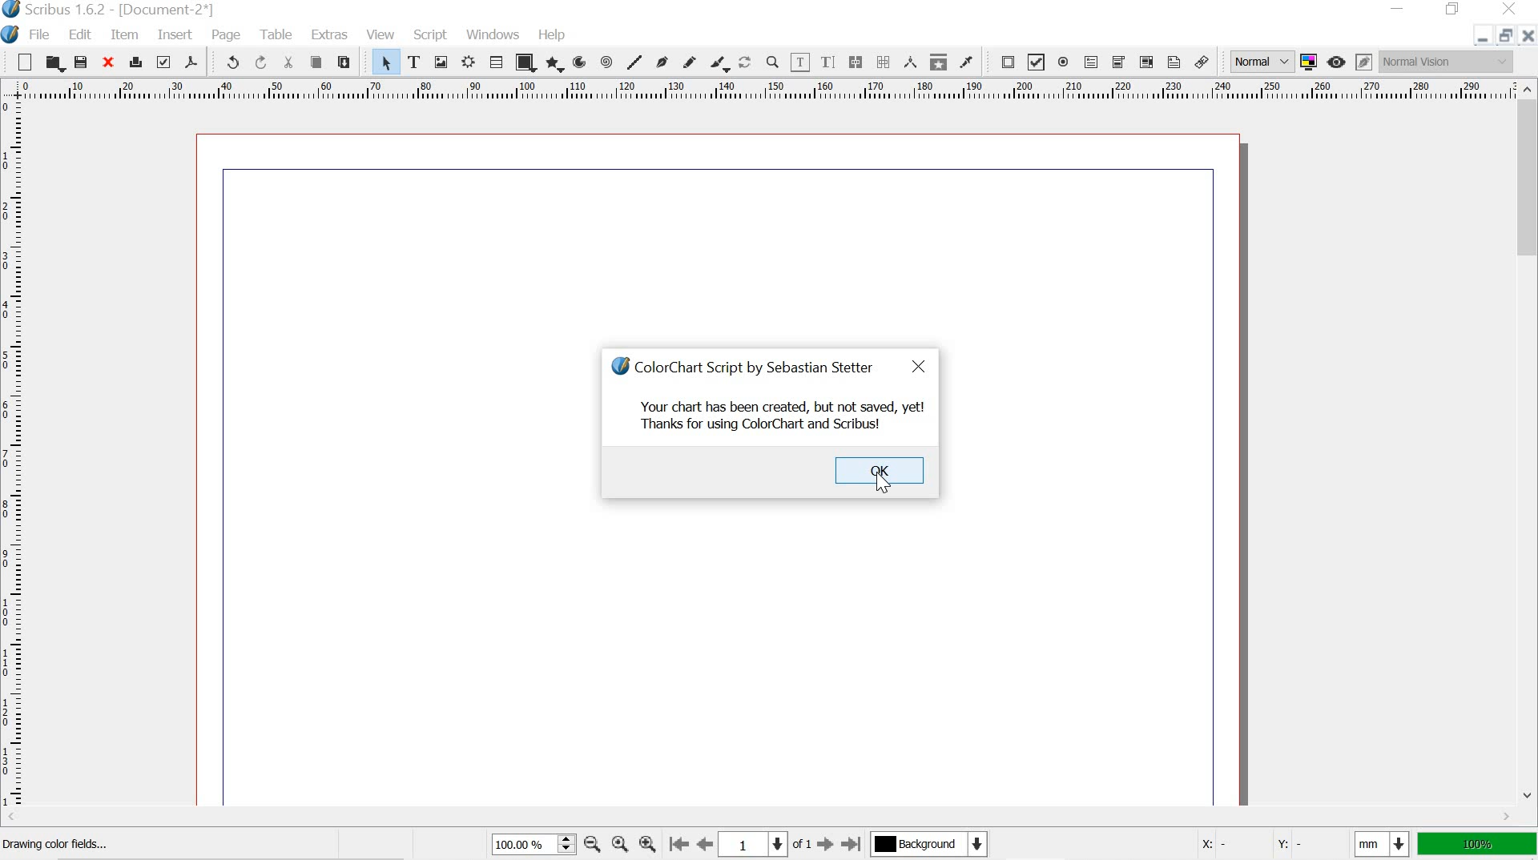 The height and width of the screenshot is (860, 1538). Describe the element at coordinates (384, 61) in the screenshot. I see `select item` at that location.